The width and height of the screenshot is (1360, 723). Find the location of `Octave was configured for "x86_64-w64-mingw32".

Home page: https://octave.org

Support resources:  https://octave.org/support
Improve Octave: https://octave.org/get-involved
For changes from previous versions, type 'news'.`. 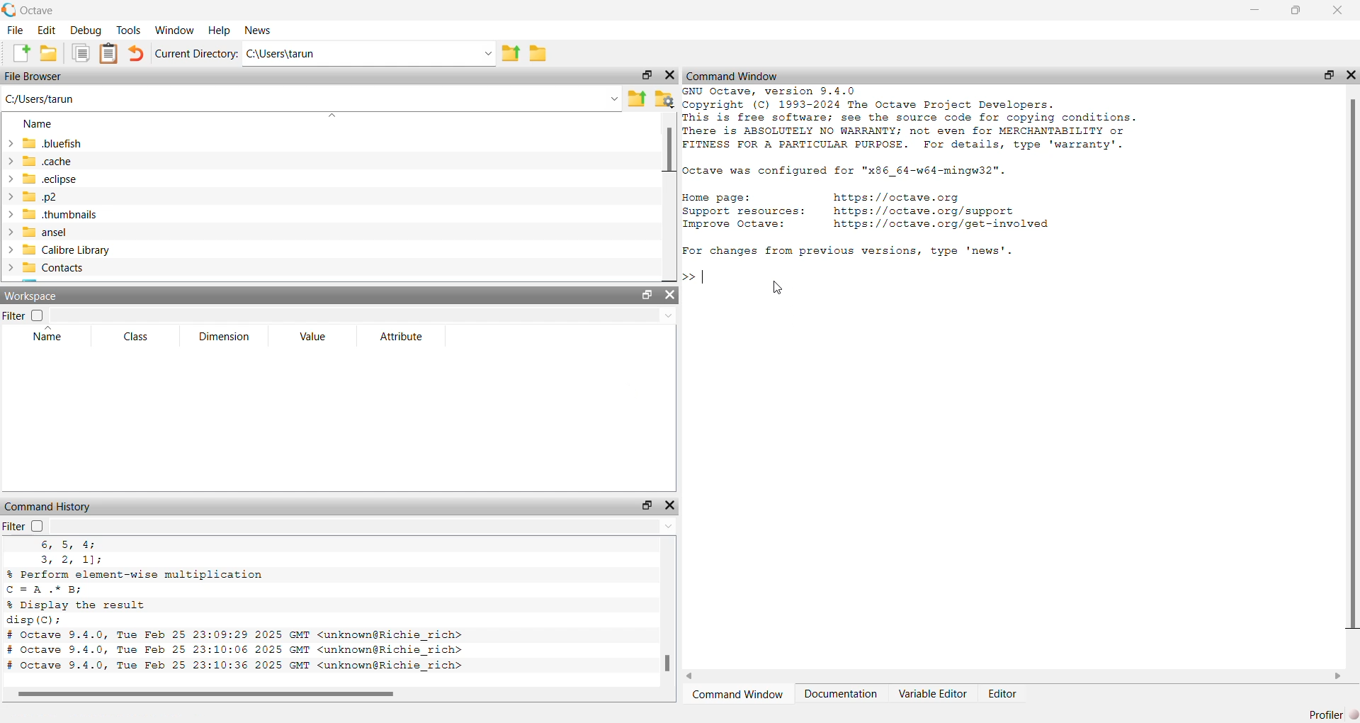

Octave was configured for "x86_64-w64-mingw32".

Home page: https://octave.org

Support resources:  https://octave.org/support
Improve Octave: https://octave.org/get-involved
For changes from previous versions, type 'news'. is located at coordinates (870, 211).